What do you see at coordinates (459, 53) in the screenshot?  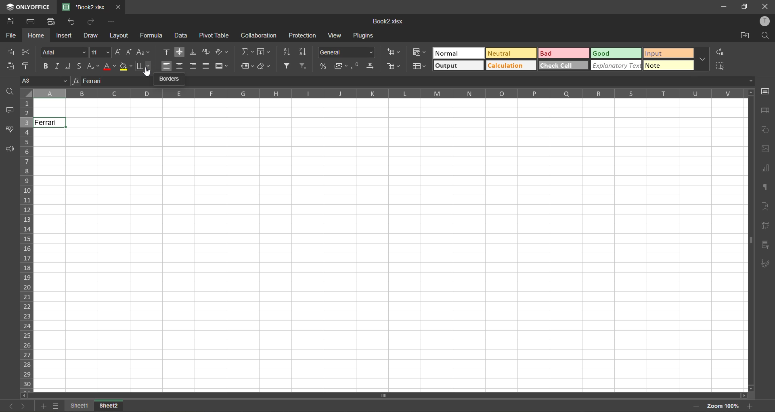 I see `normal` at bounding box center [459, 53].